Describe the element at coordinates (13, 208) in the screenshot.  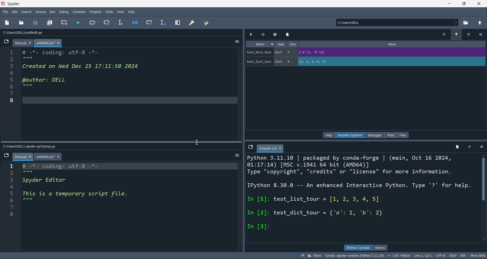
I see `7` at that location.